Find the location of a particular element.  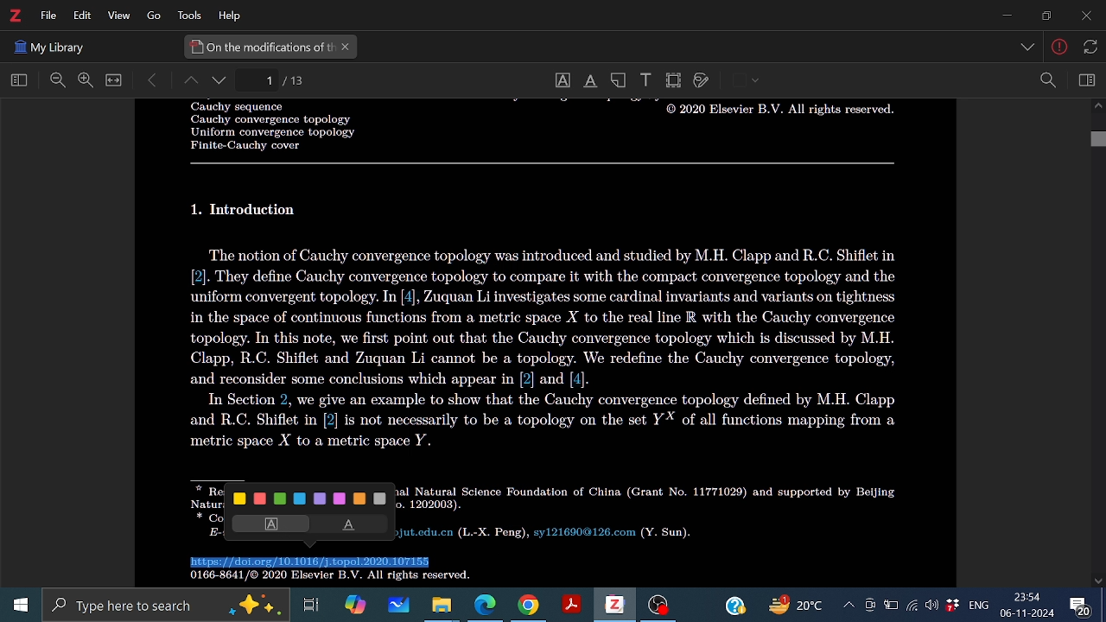

Internet access is located at coordinates (912, 606).